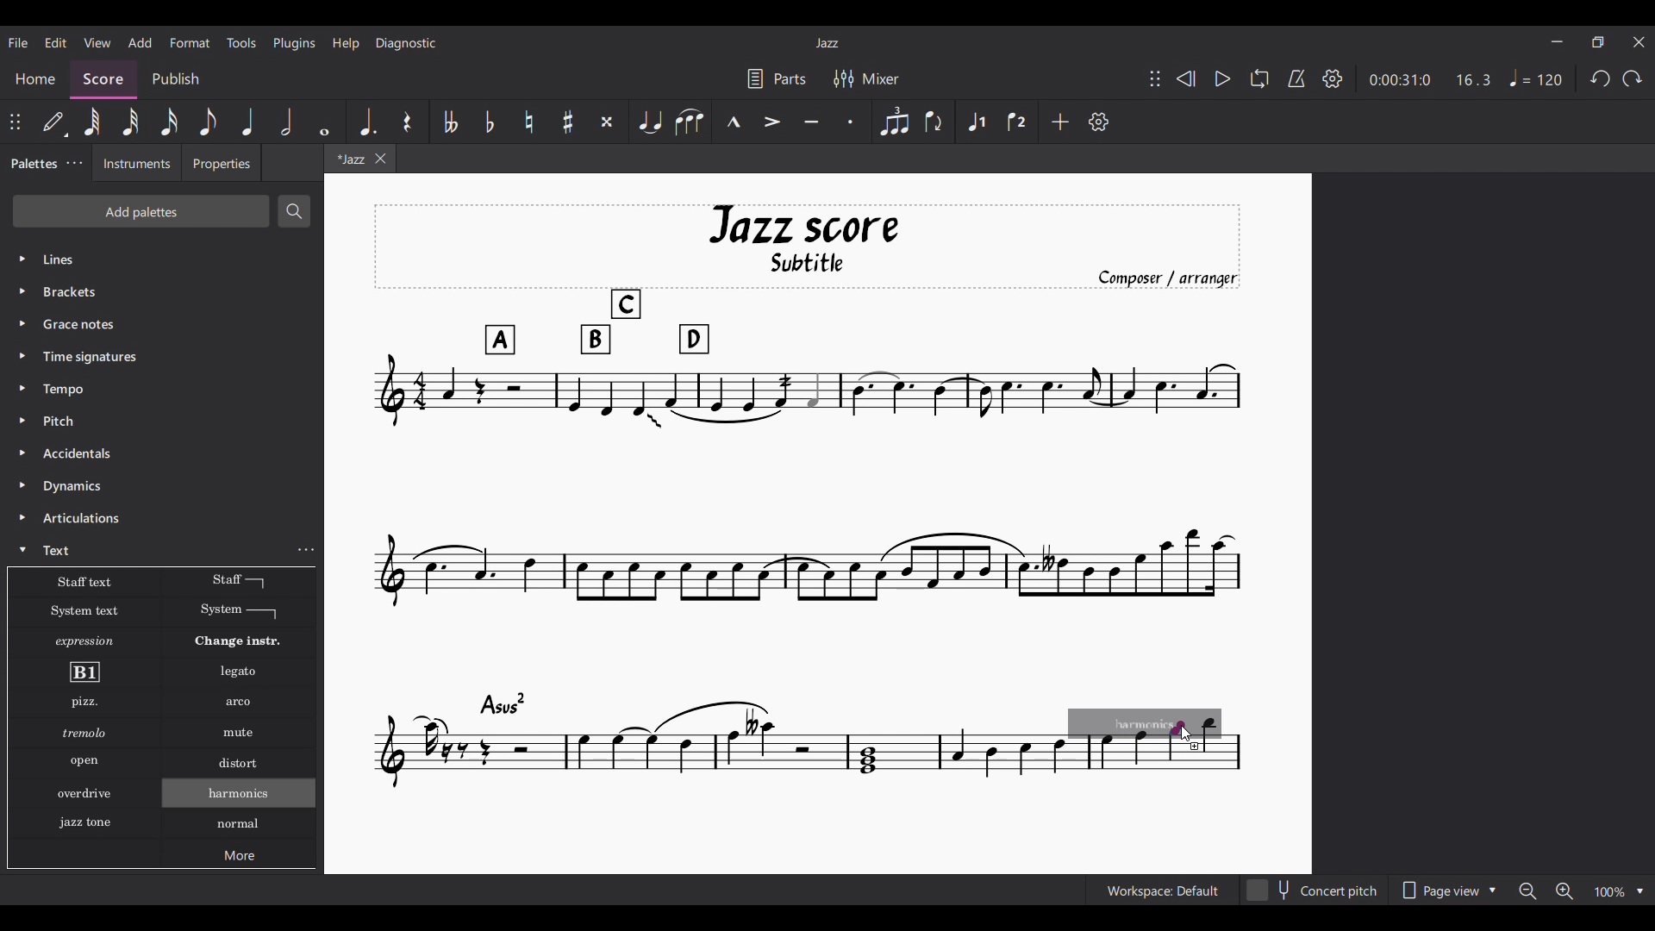 This screenshot has height=931, width=1655. I want to click on Change position, so click(1155, 78).